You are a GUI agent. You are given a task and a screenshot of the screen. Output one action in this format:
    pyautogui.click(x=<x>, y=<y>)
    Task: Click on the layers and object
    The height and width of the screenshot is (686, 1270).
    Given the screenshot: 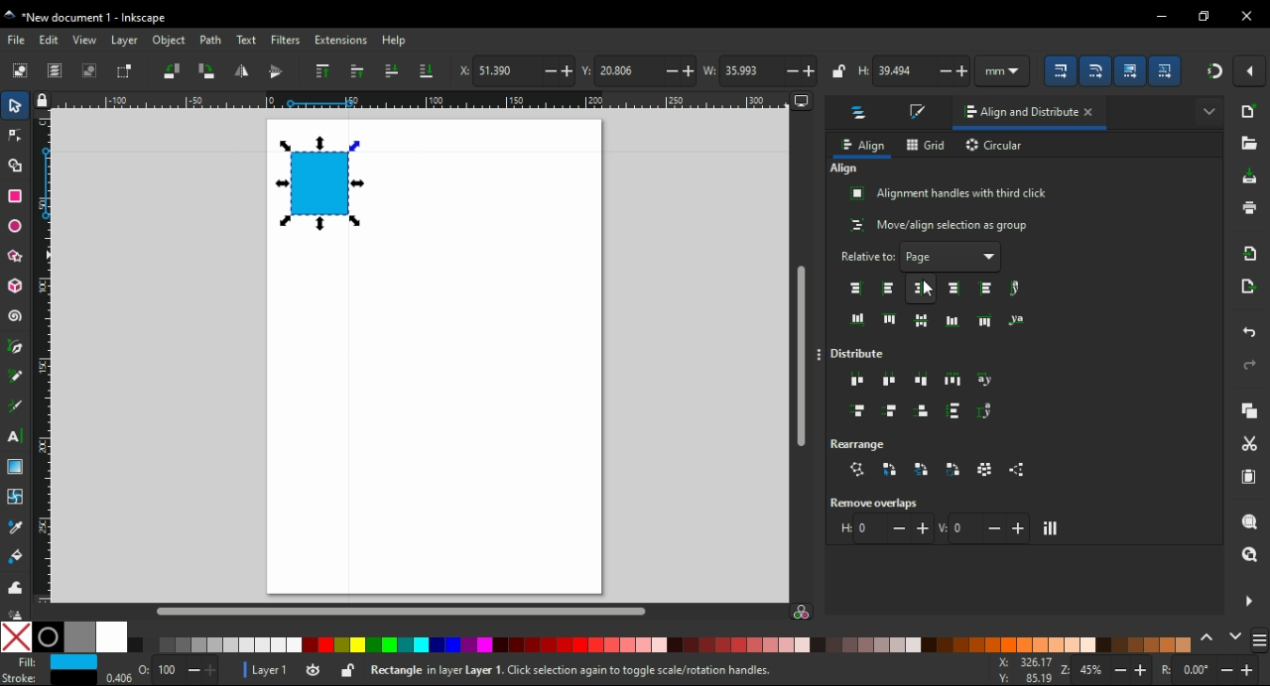 What is the action you would take?
    pyautogui.click(x=861, y=115)
    